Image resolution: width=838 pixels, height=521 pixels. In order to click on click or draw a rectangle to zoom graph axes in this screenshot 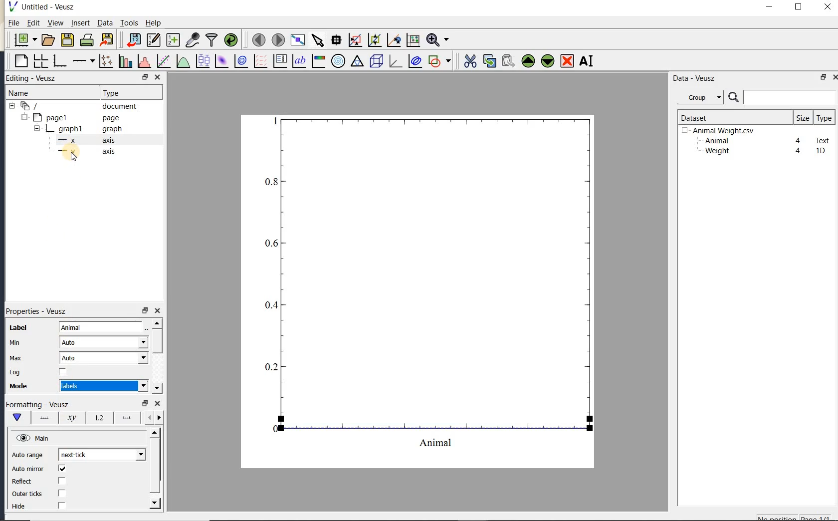, I will do `click(355, 40)`.